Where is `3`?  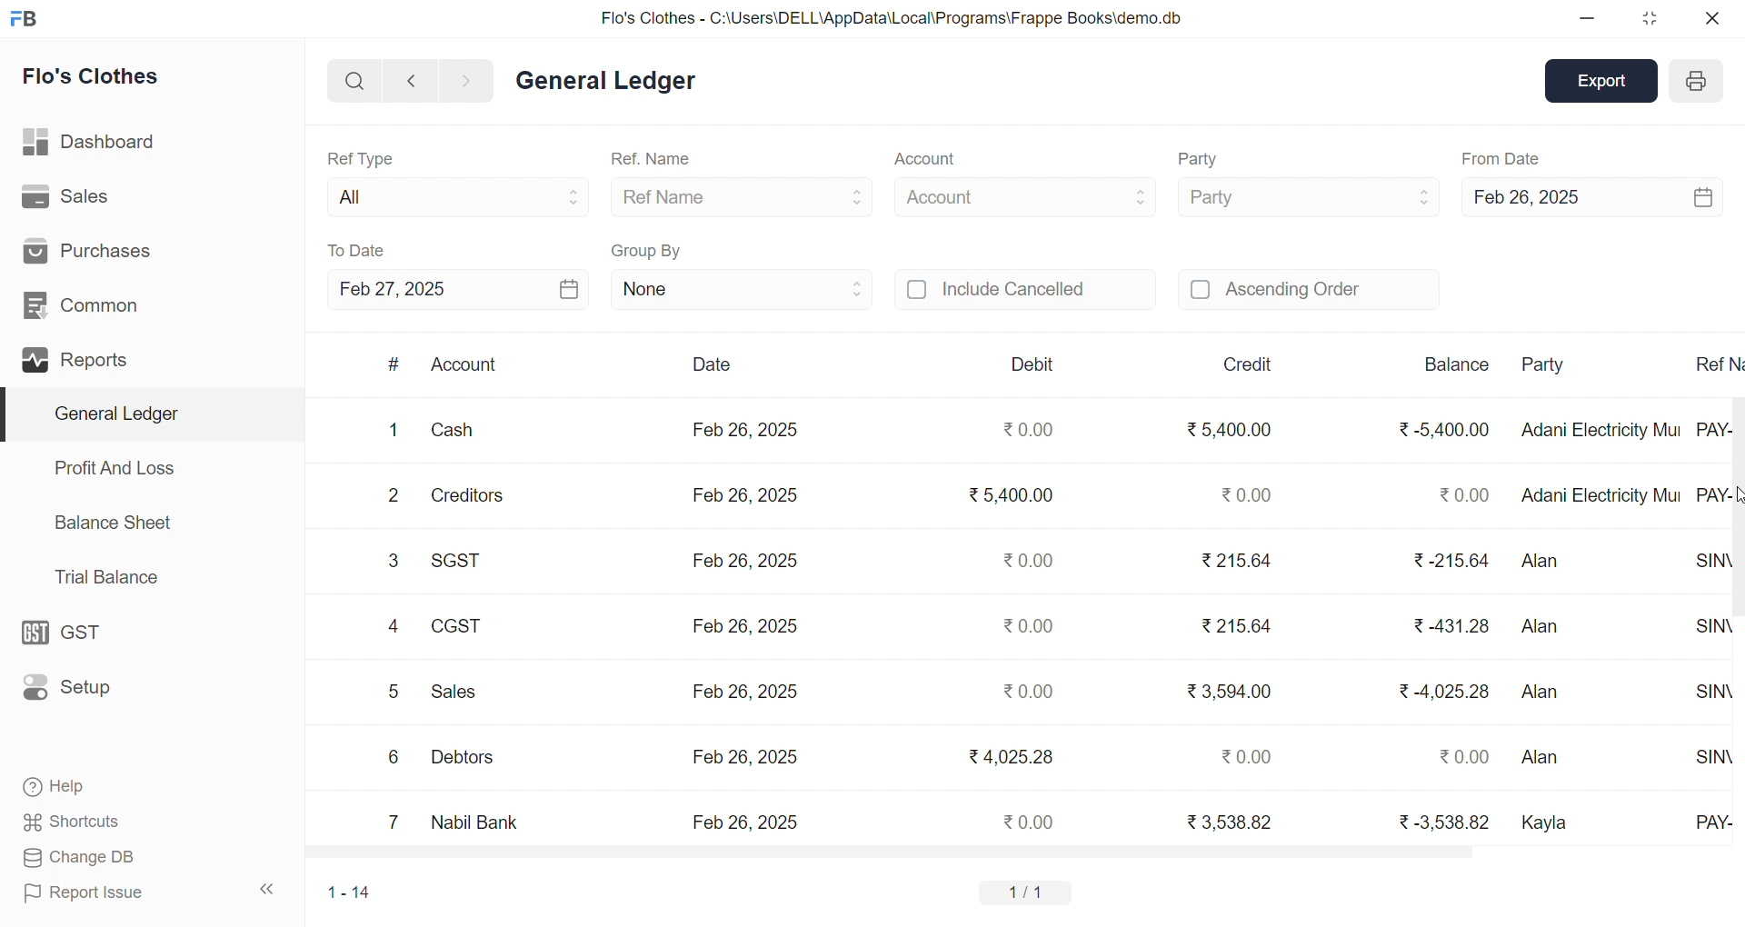 3 is located at coordinates (396, 563).